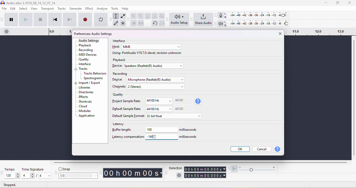 The width and height of the screenshot is (356, 188). I want to click on import/export, so click(90, 83).